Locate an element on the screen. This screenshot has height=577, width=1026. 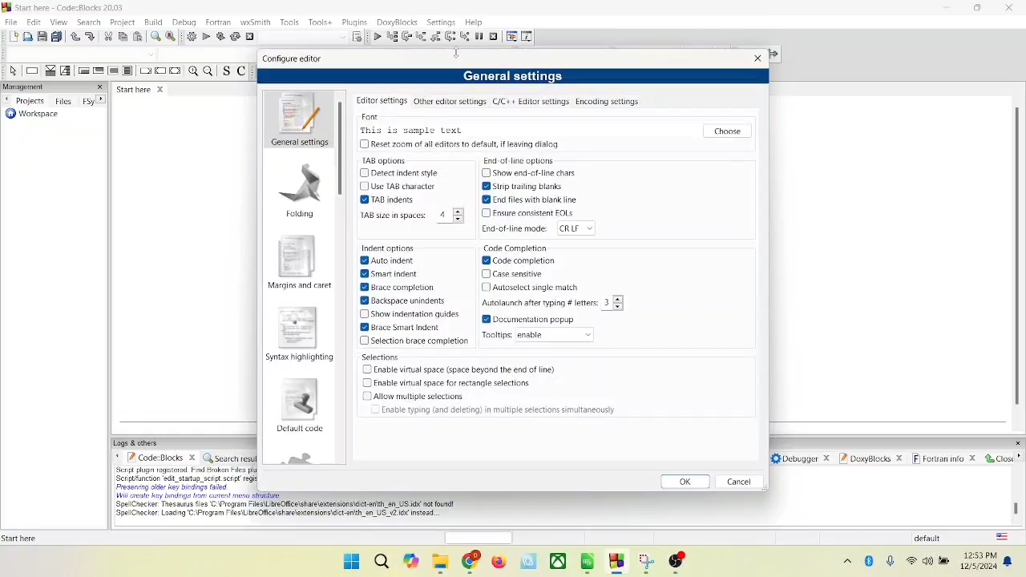
enable virtual space is located at coordinates (464, 370).